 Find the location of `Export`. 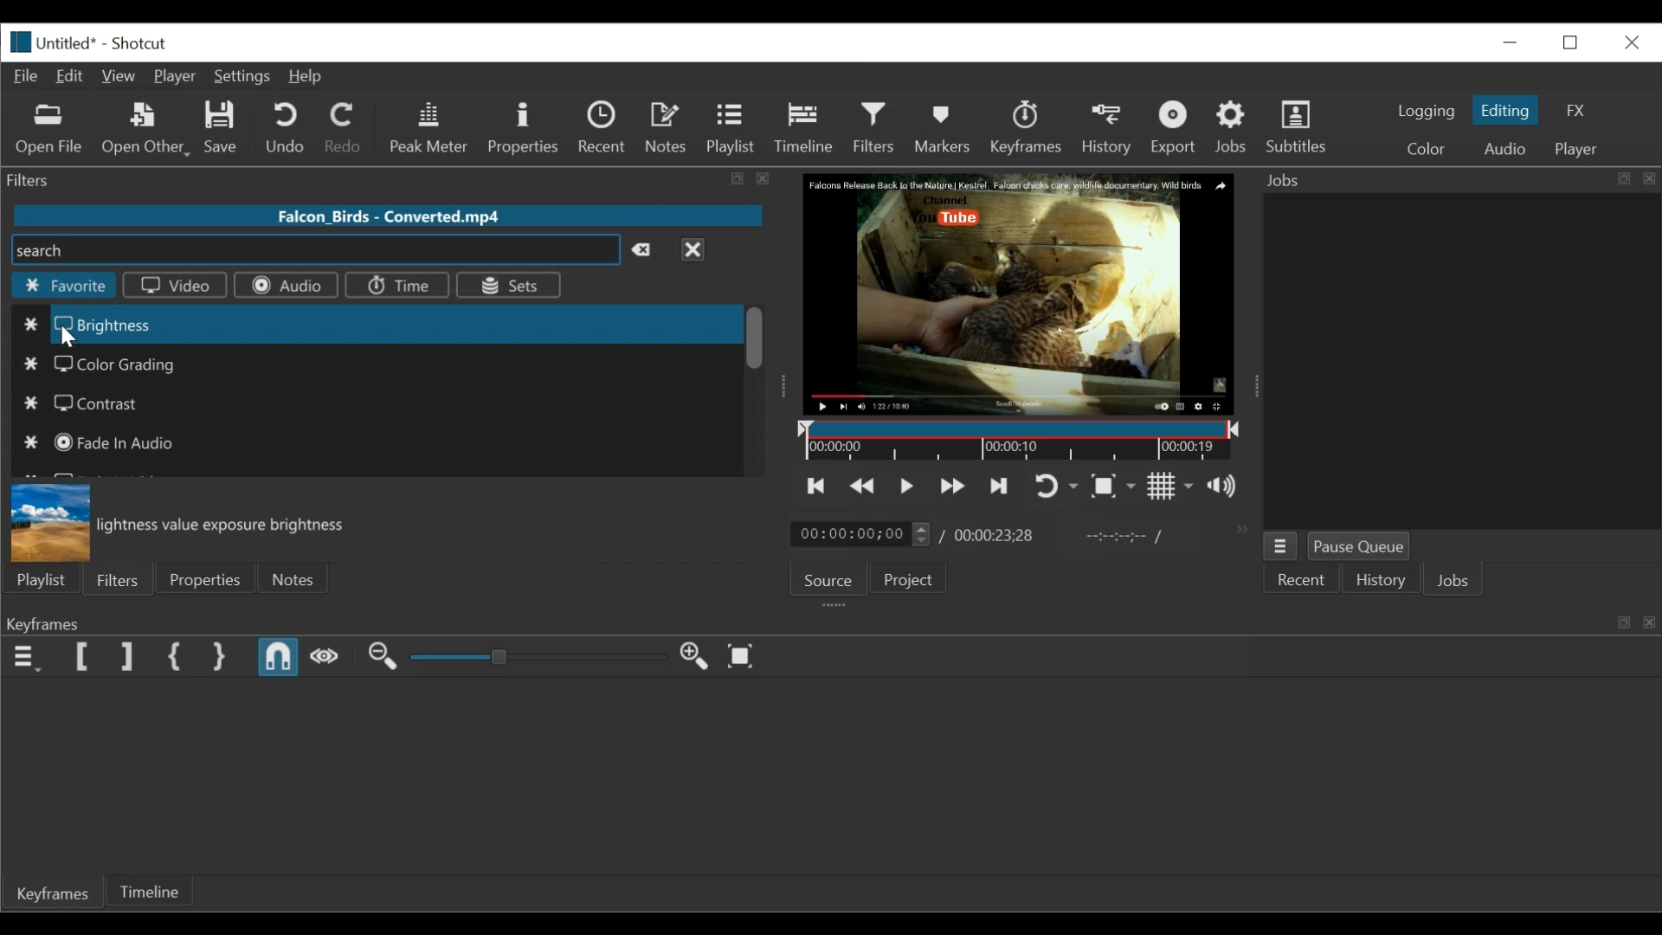

Export is located at coordinates (1175, 128).